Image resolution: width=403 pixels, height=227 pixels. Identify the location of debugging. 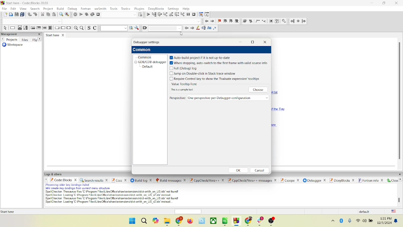
(201, 14).